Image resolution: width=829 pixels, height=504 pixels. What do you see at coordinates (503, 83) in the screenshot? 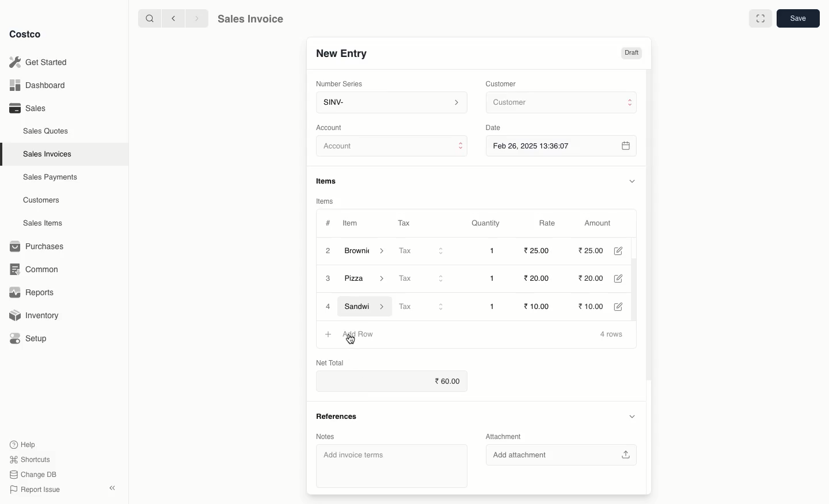
I see `Customer` at bounding box center [503, 83].